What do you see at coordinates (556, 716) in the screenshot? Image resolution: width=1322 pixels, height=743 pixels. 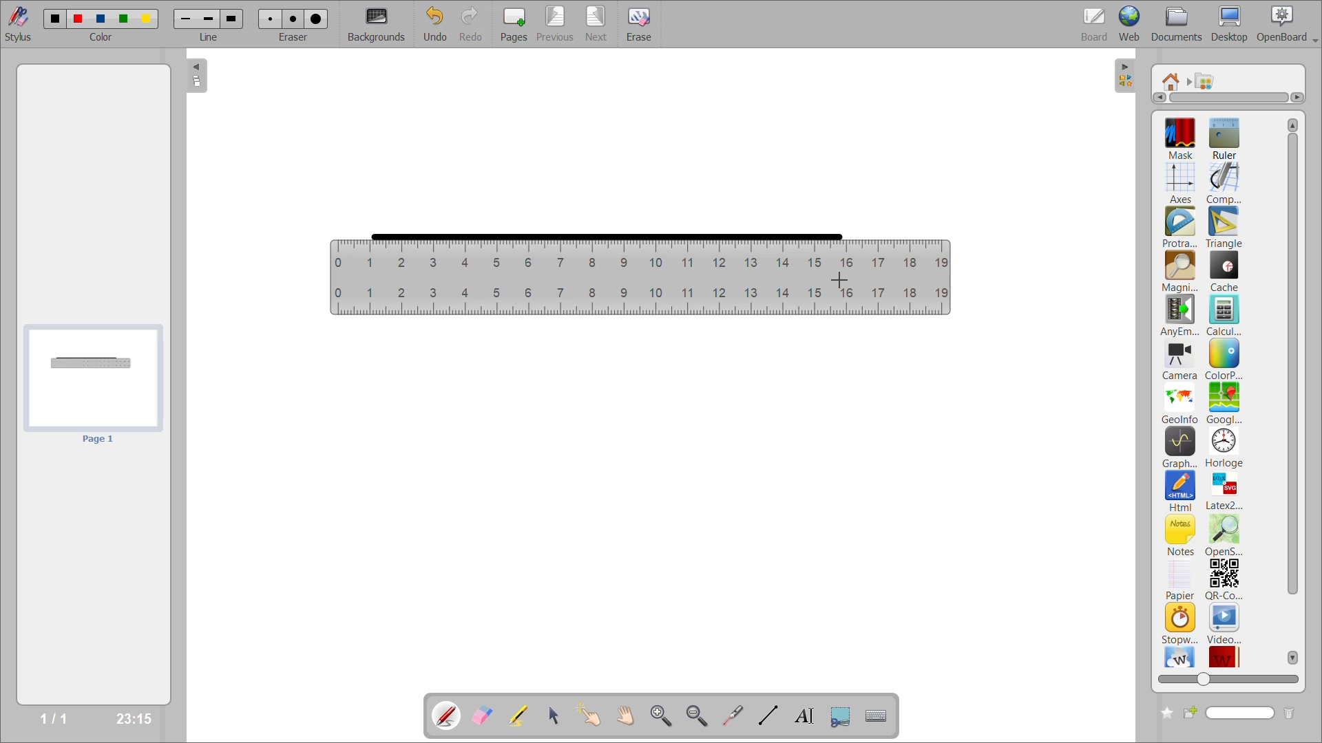 I see `select and modify objects` at bounding box center [556, 716].